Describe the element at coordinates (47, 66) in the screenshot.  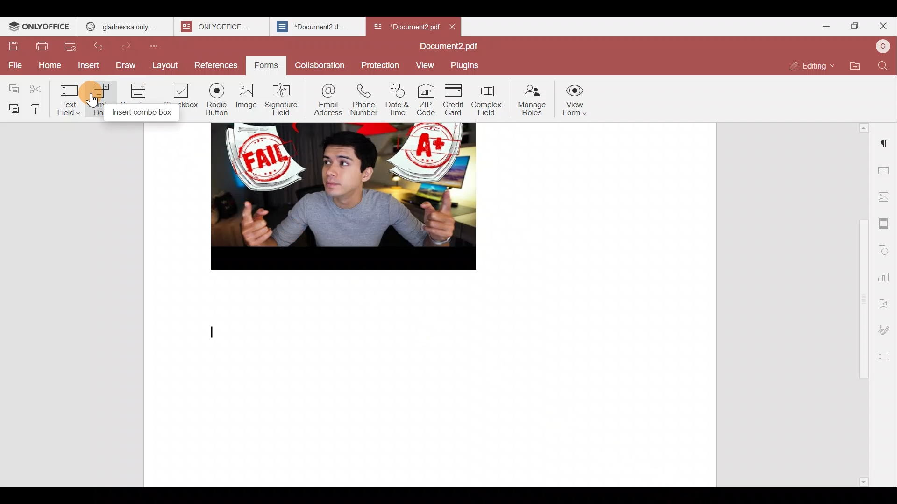
I see `Home` at that location.